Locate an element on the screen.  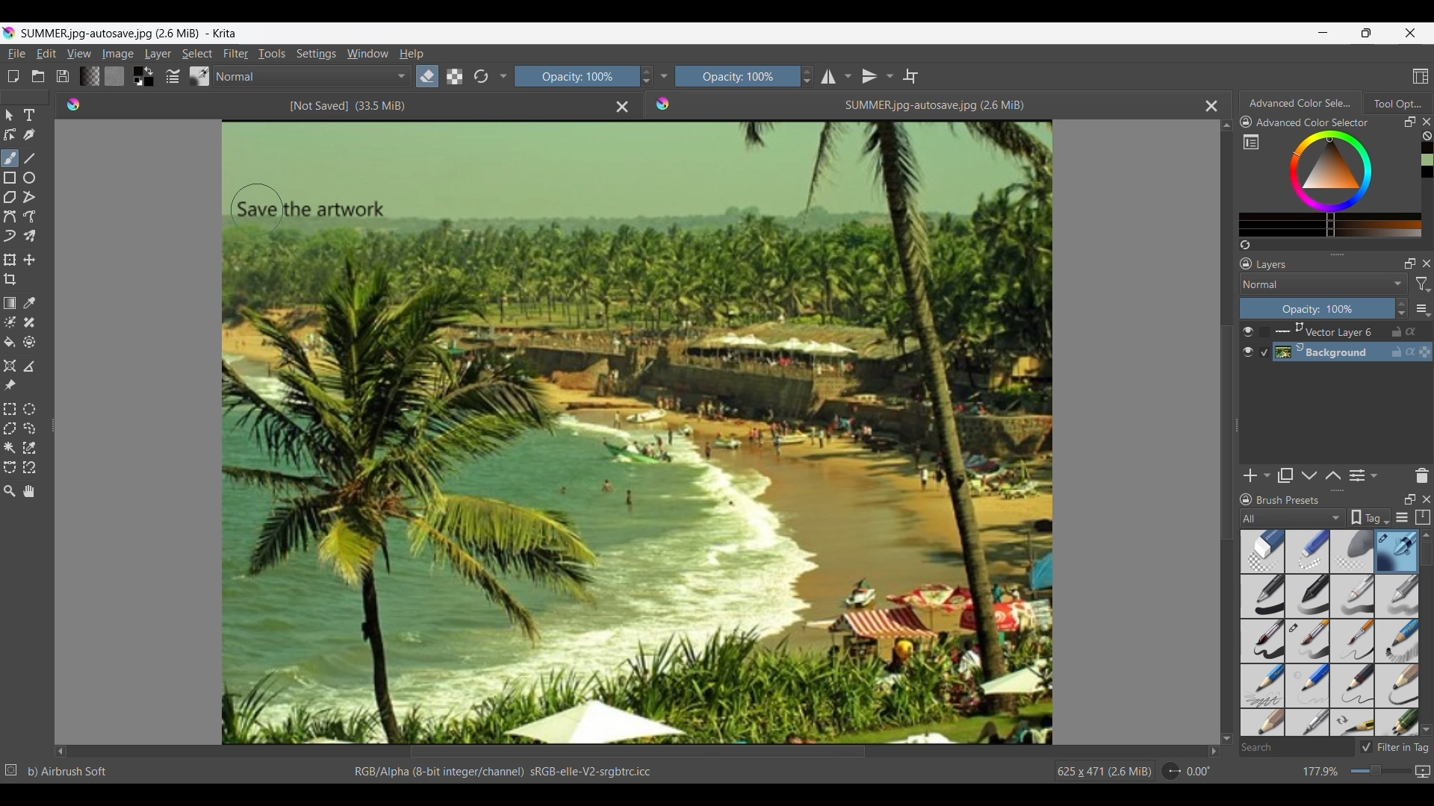
Show/Hide tools is located at coordinates (664, 76).